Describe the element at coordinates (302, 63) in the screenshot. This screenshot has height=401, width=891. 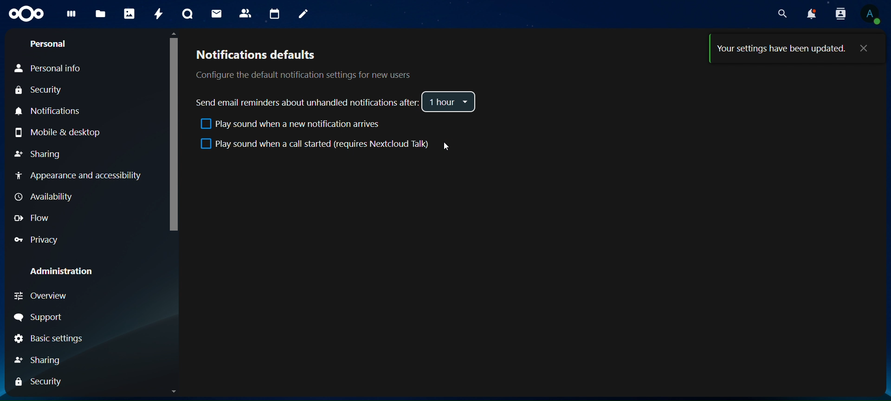
I see `notification defaults` at that location.